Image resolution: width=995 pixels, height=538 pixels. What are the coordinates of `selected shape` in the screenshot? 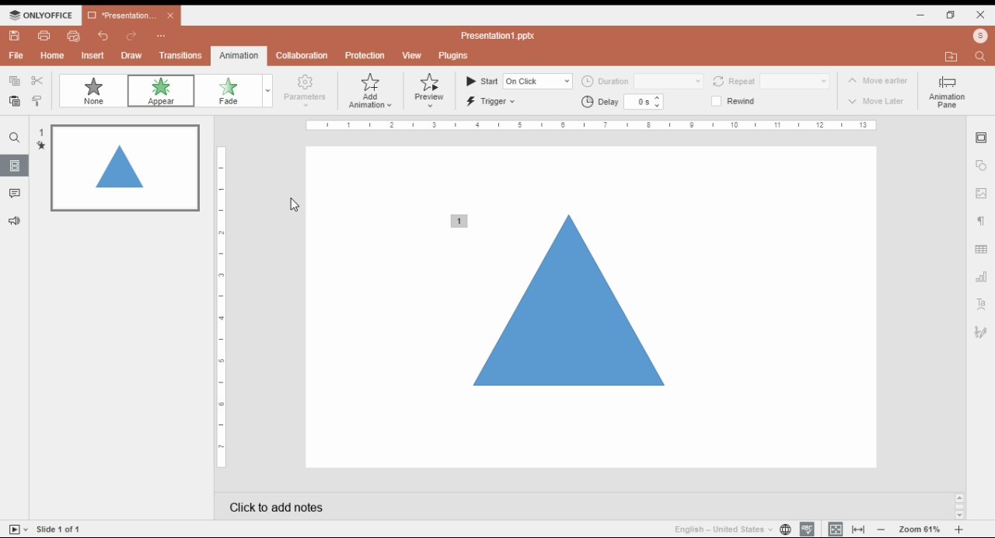 It's located at (578, 305).